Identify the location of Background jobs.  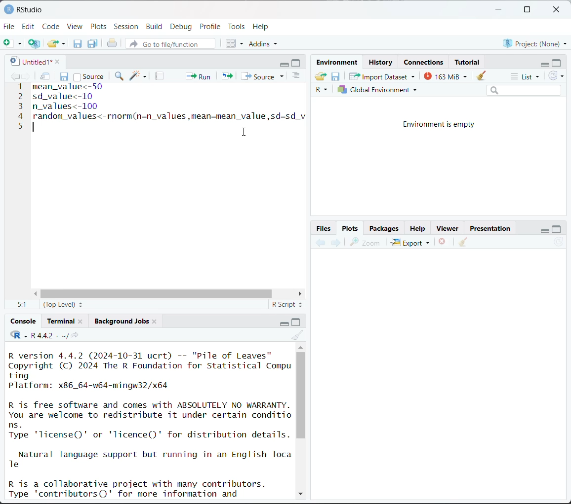
(122, 321).